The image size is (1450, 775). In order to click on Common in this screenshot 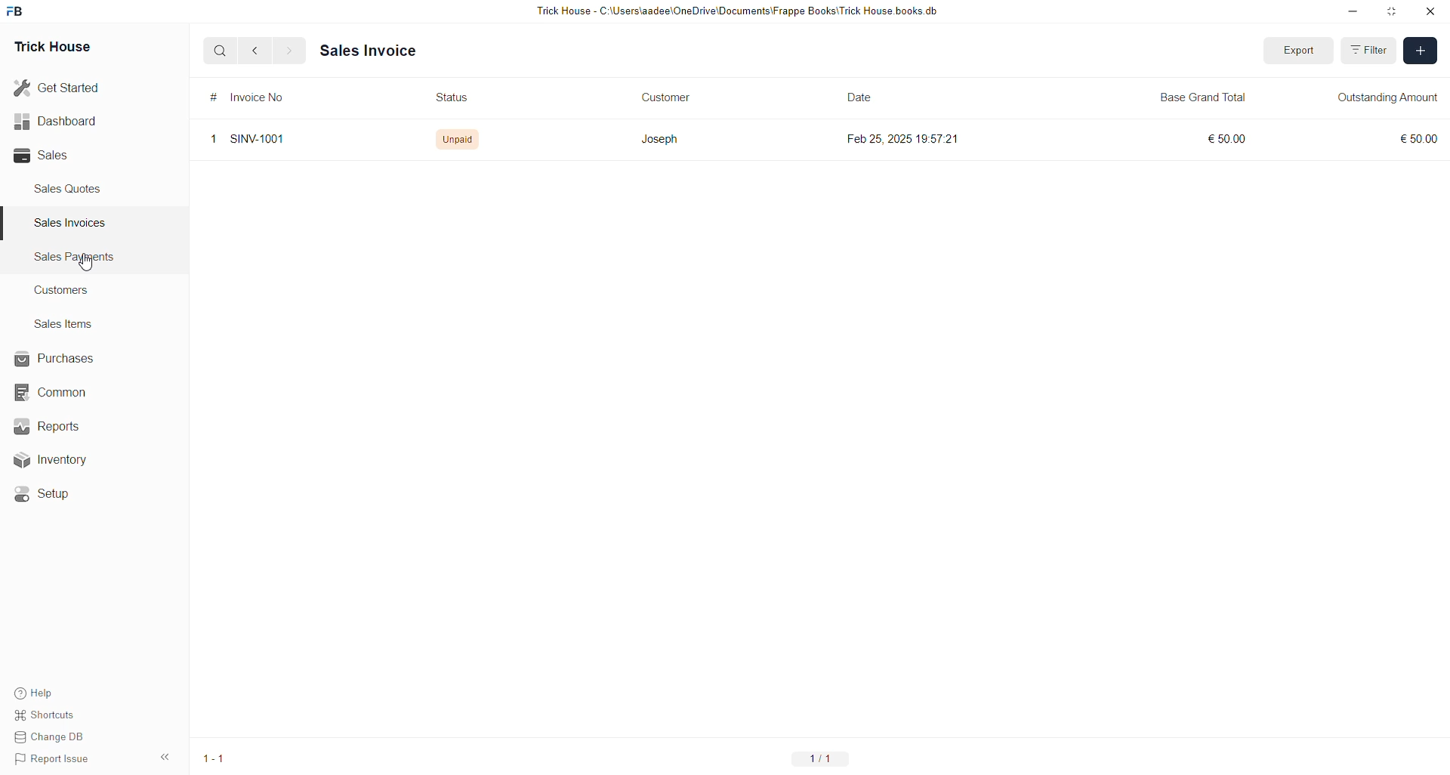, I will do `click(57, 394)`.